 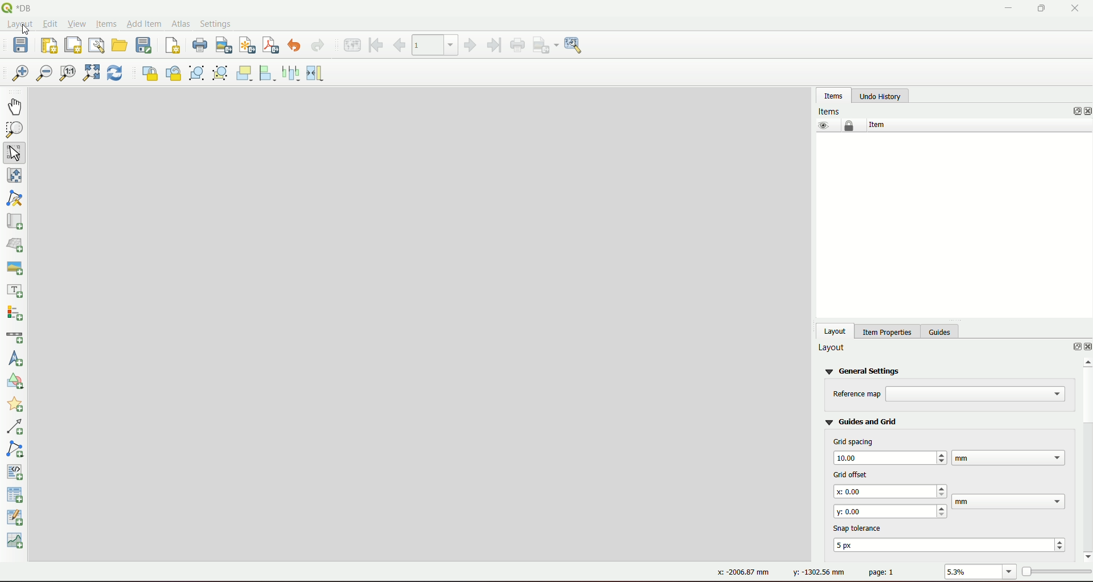 What do you see at coordinates (20, 74) in the screenshot?
I see `zoom in` at bounding box center [20, 74].